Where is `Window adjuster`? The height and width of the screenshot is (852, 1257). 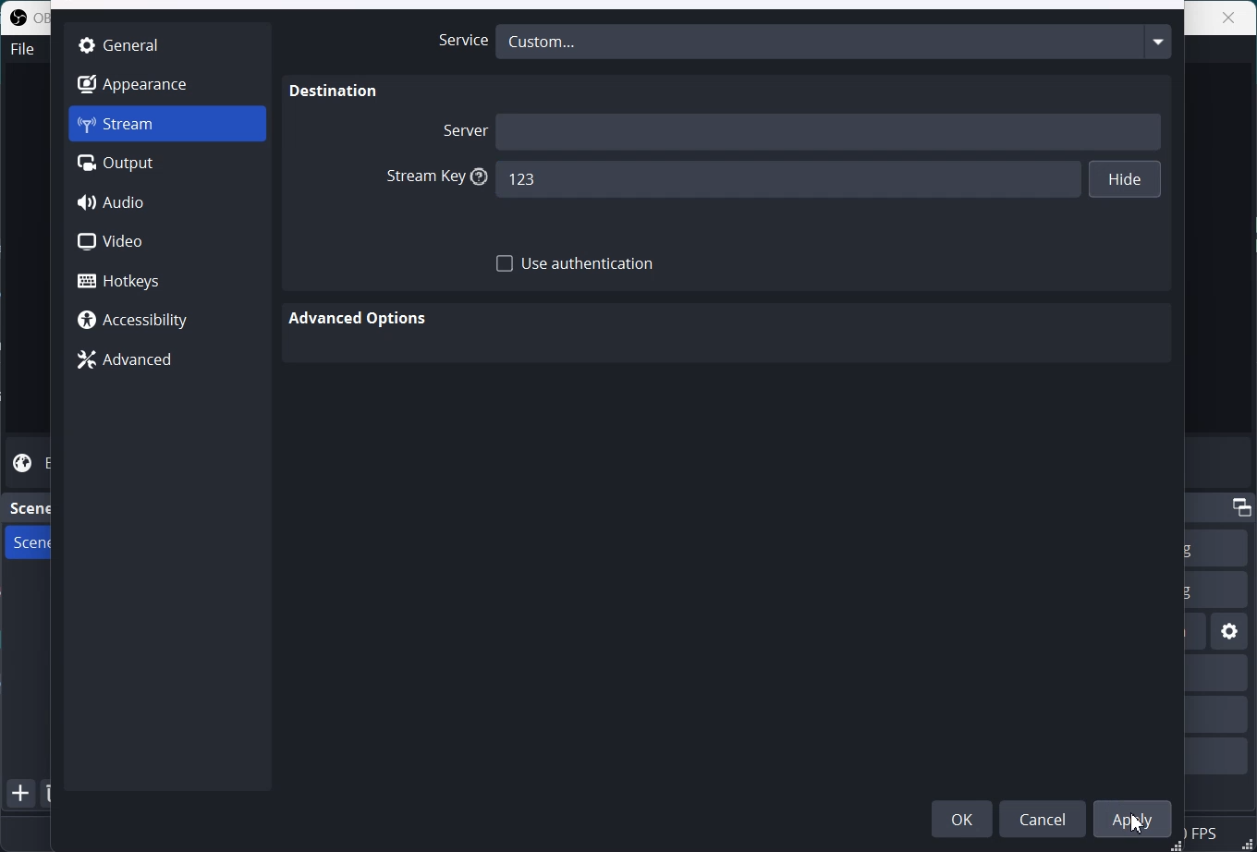
Window adjuster is located at coordinates (1178, 846).